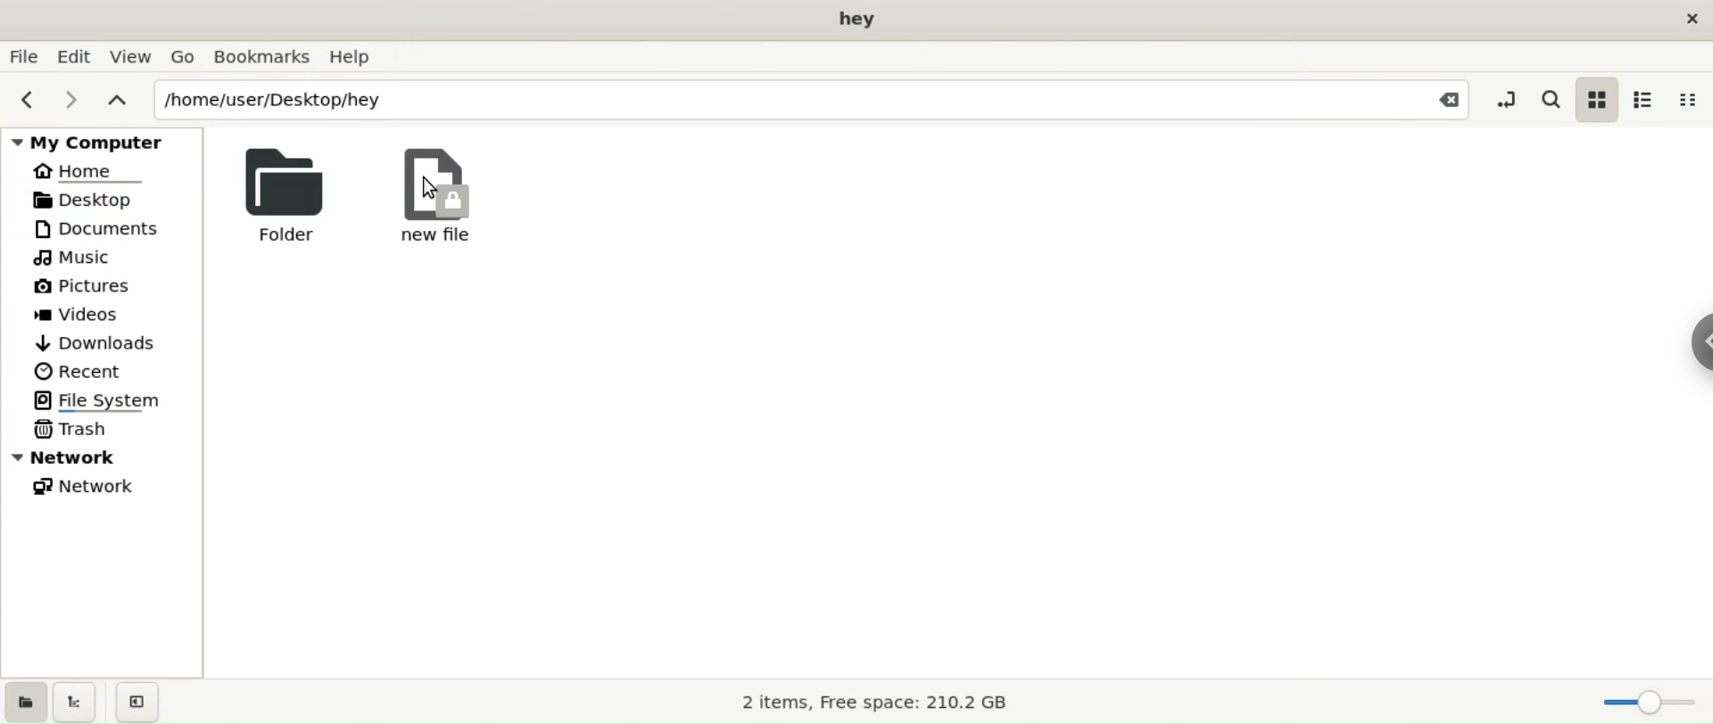  I want to click on Downloads, so click(95, 343).